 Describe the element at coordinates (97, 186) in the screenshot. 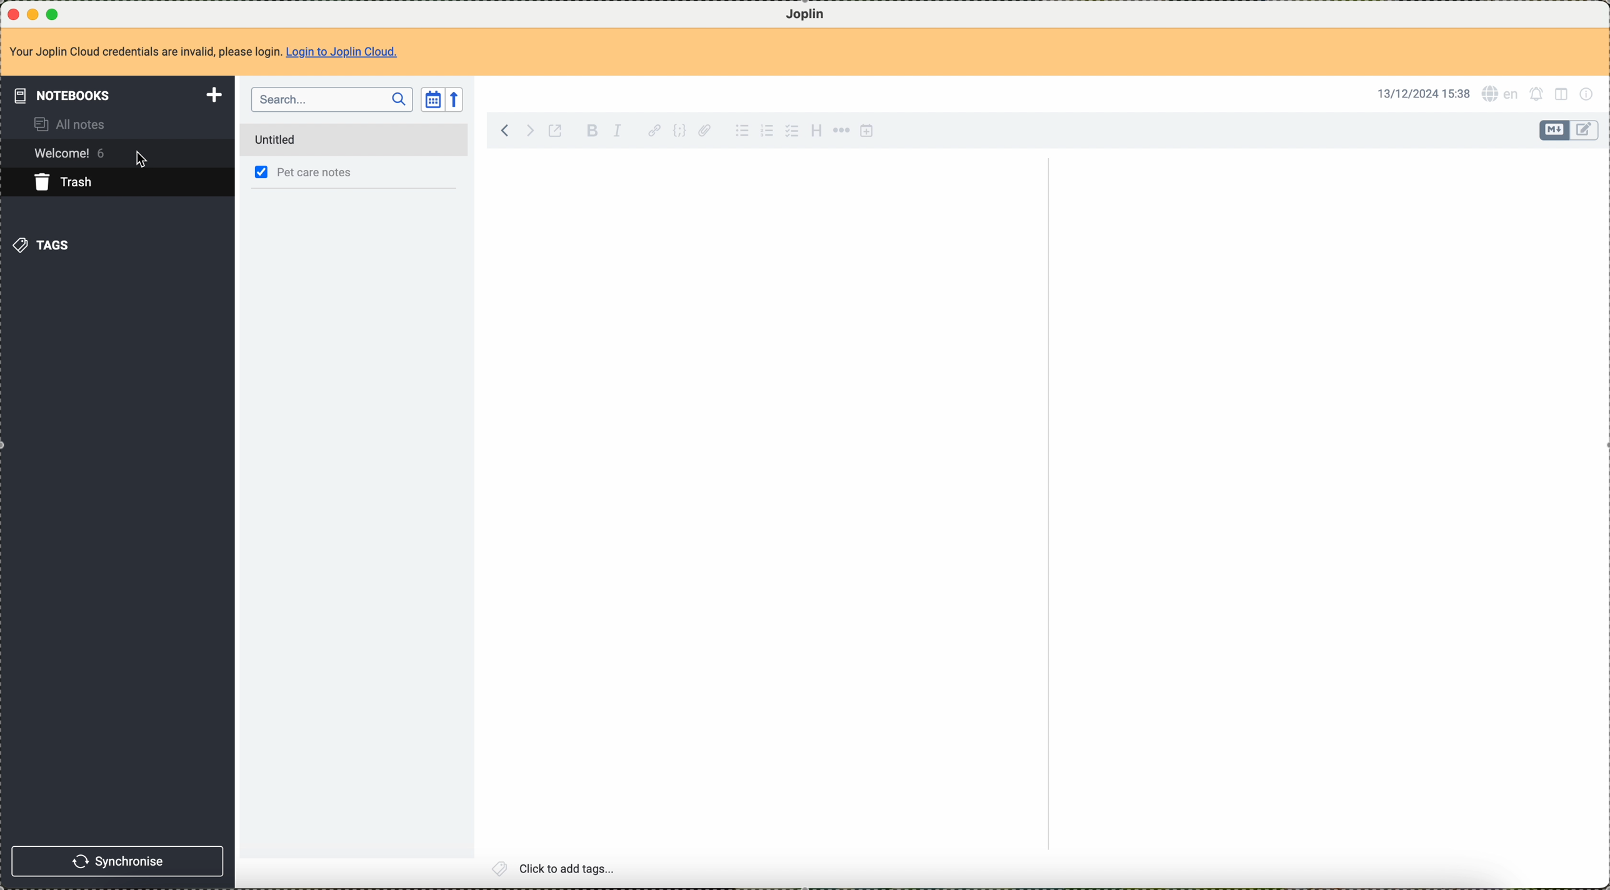

I see `click on trash` at that location.